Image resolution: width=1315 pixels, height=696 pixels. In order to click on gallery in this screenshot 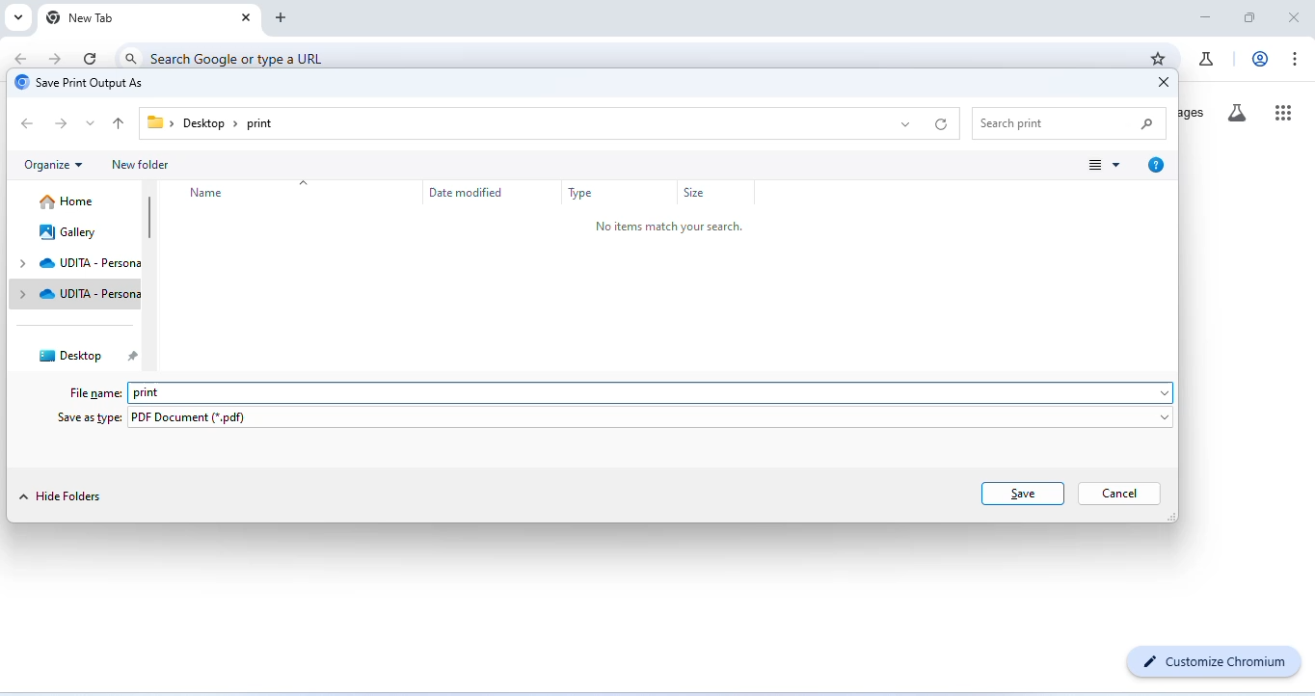, I will do `click(70, 231)`.